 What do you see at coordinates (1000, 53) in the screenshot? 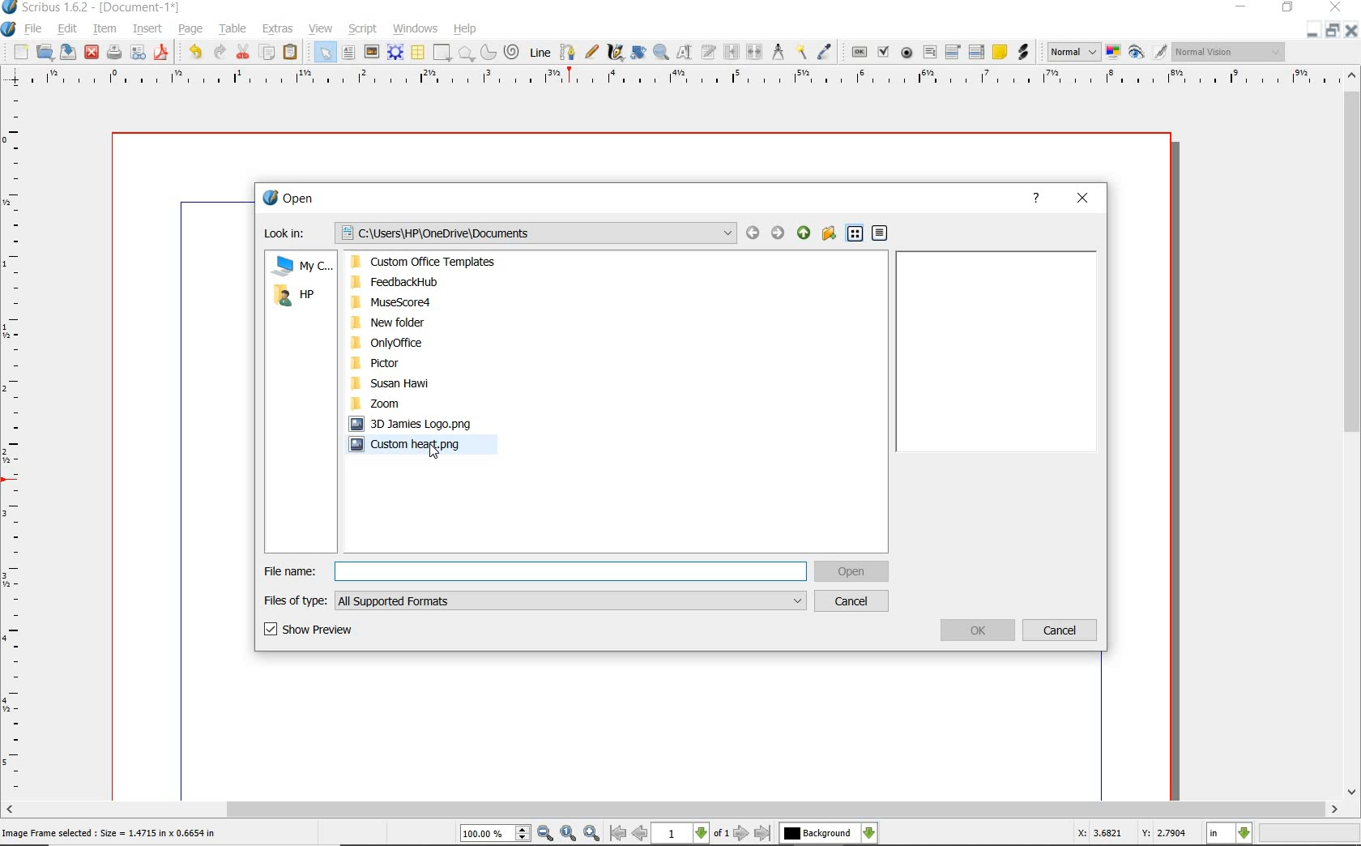
I see `text annotation` at bounding box center [1000, 53].